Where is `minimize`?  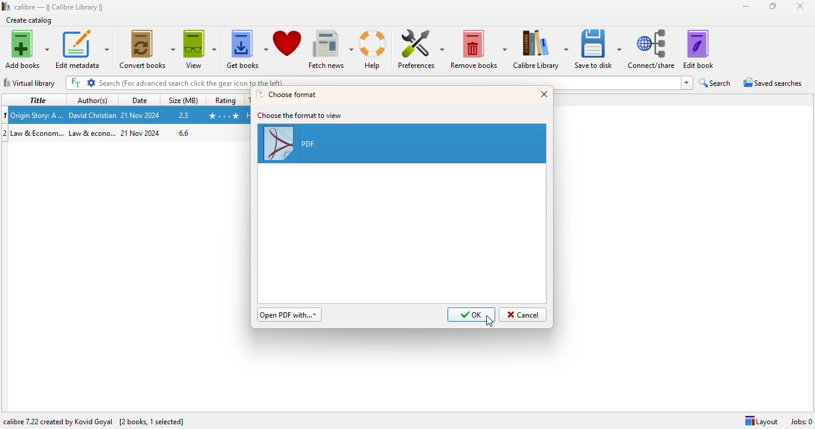 minimize is located at coordinates (745, 7).